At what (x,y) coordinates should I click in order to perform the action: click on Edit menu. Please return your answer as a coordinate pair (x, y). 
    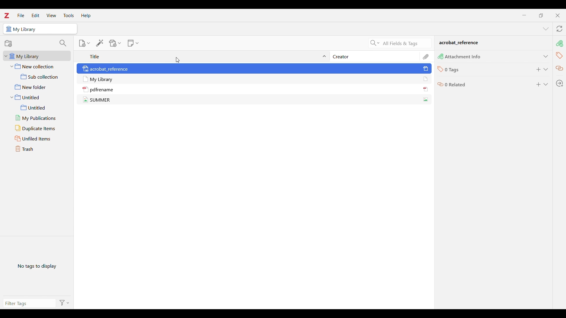
    Looking at the image, I should click on (35, 15).